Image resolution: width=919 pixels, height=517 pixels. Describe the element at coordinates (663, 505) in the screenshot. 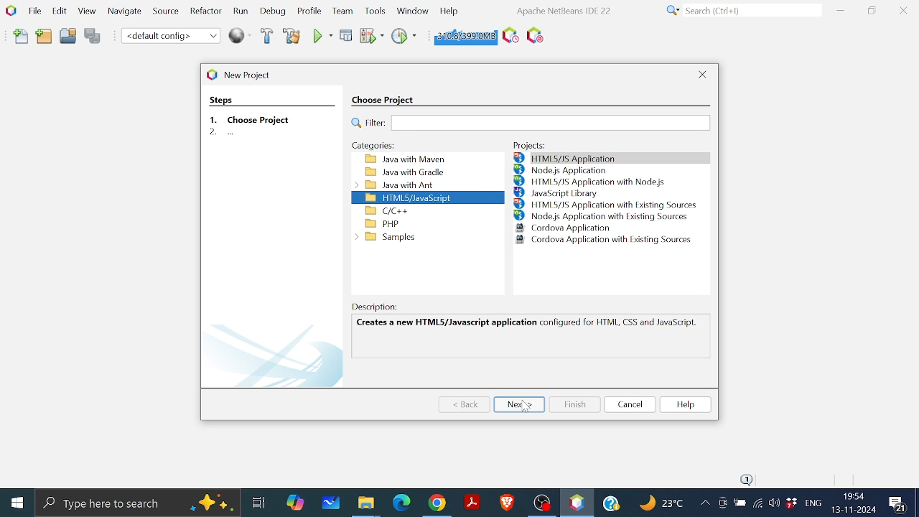

I see `Weather` at that location.